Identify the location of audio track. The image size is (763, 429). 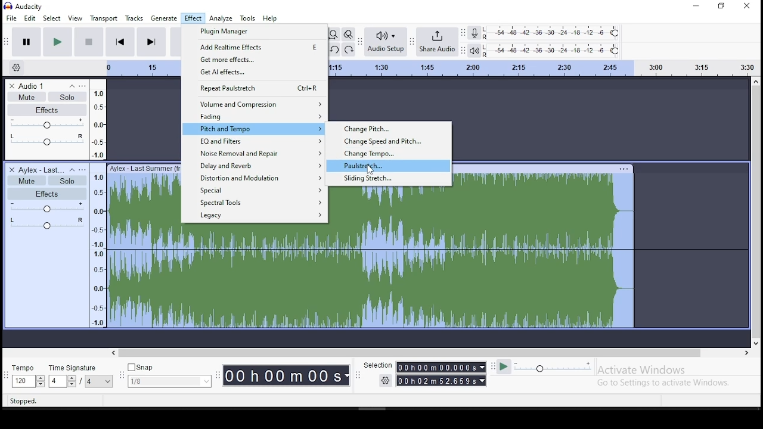
(144, 245).